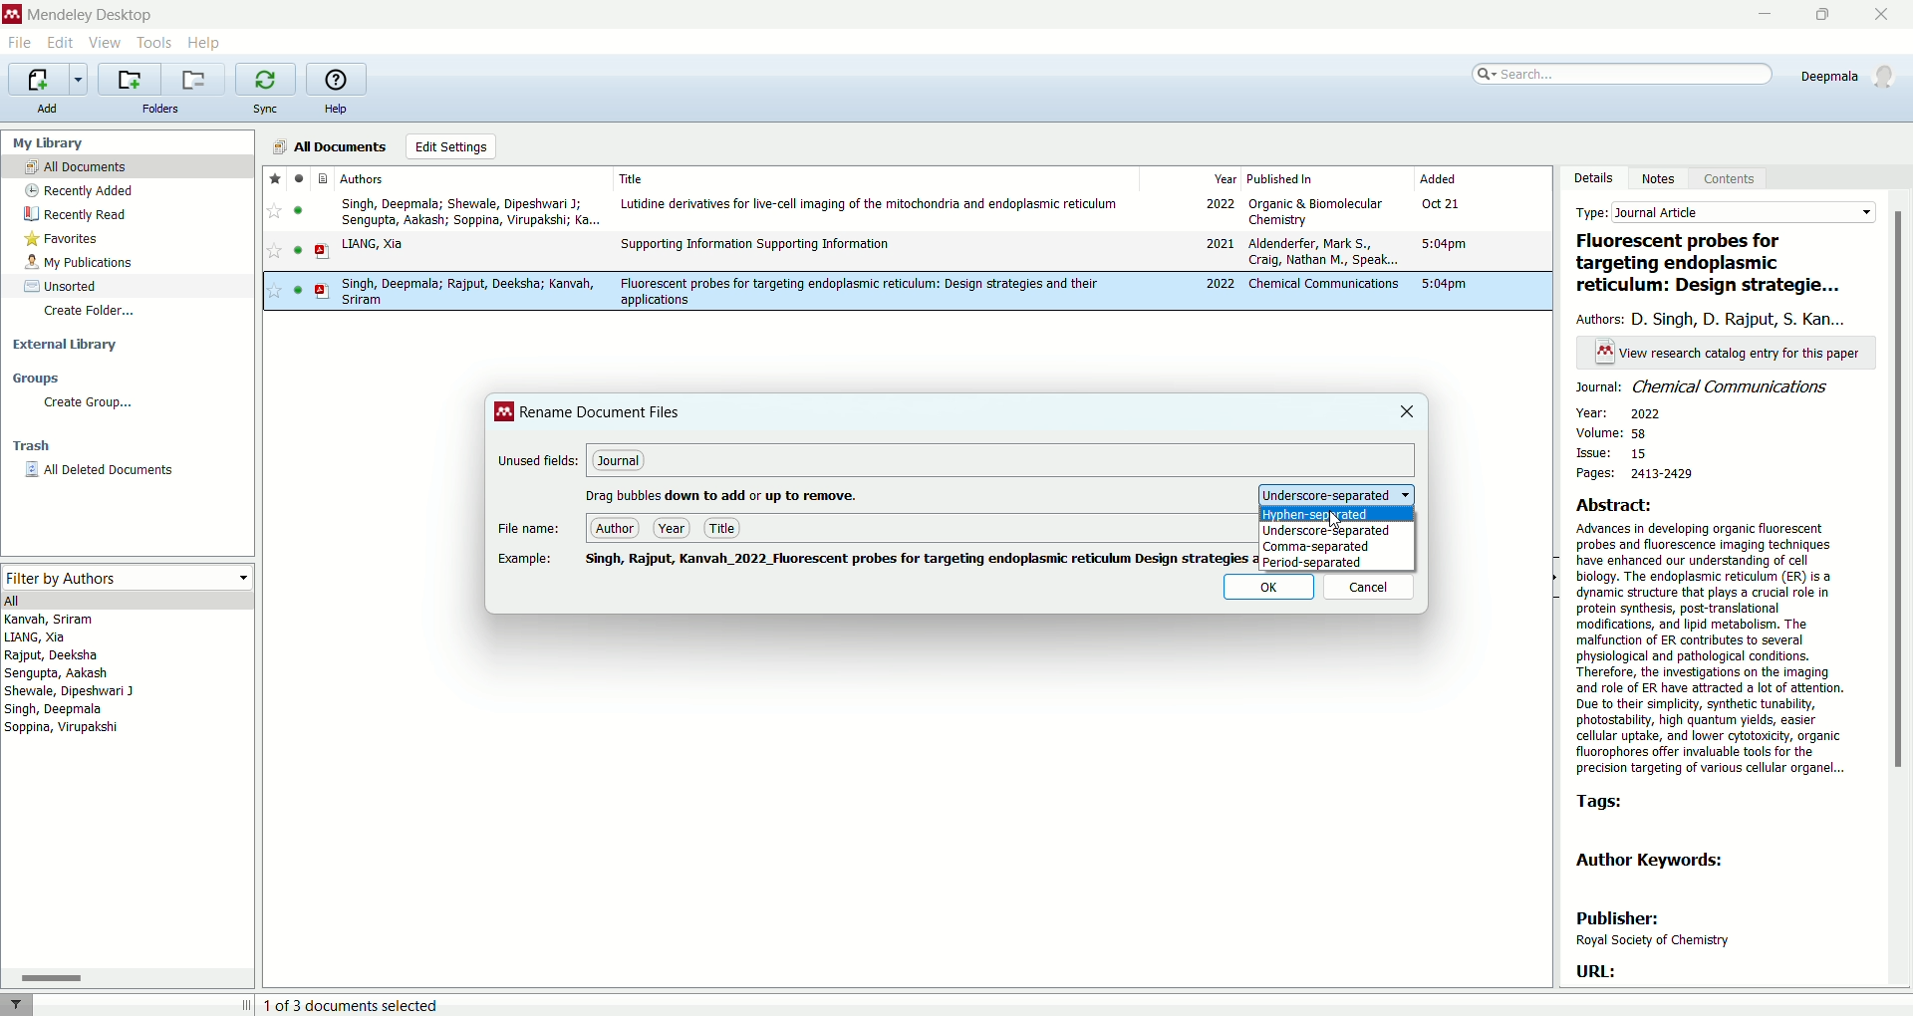  I want to click on trash, so click(32, 448).